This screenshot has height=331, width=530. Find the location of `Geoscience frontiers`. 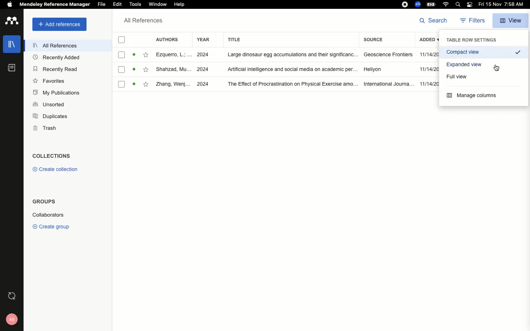

Geoscience frontiers is located at coordinates (386, 54).